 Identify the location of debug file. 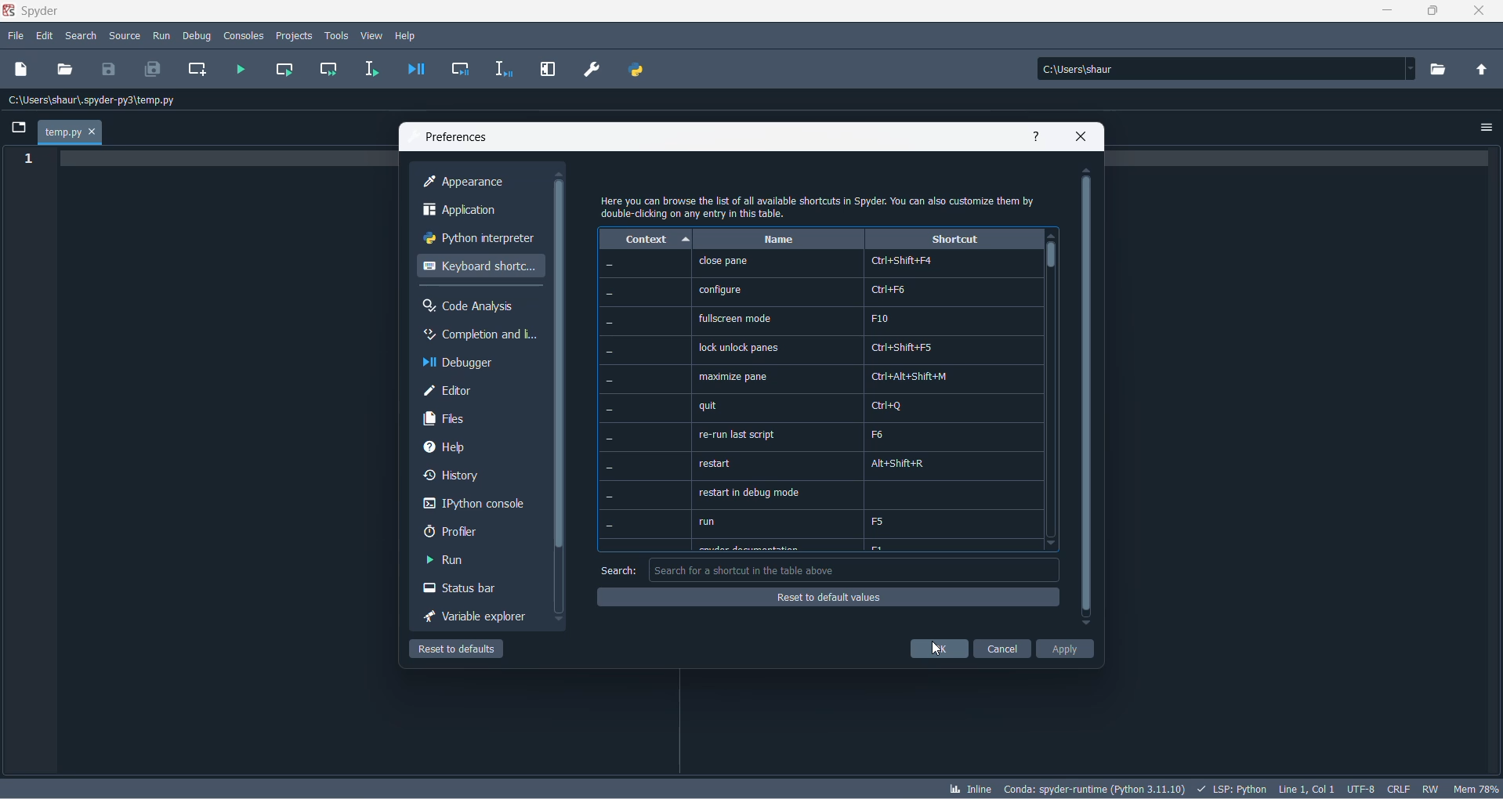
(413, 70).